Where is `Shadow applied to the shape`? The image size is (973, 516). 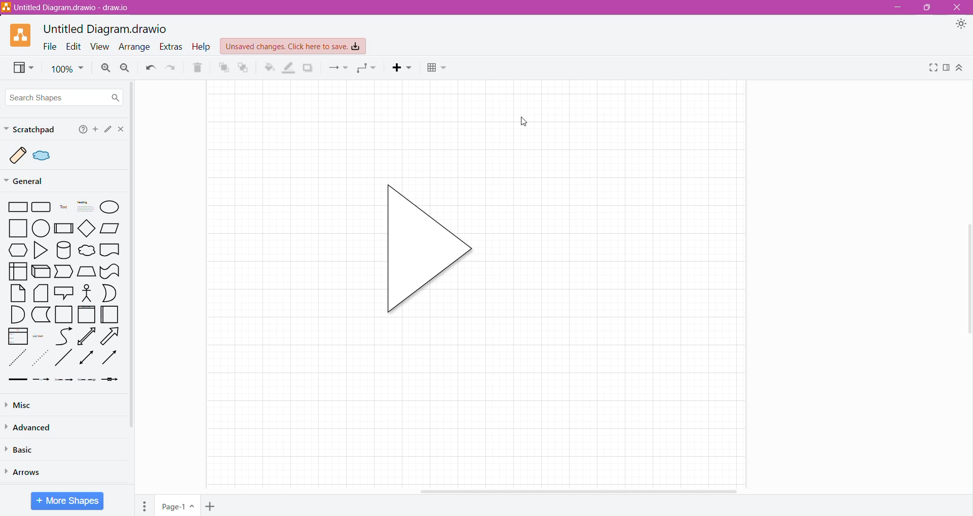 Shadow applied to the shape is located at coordinates (425, 249).